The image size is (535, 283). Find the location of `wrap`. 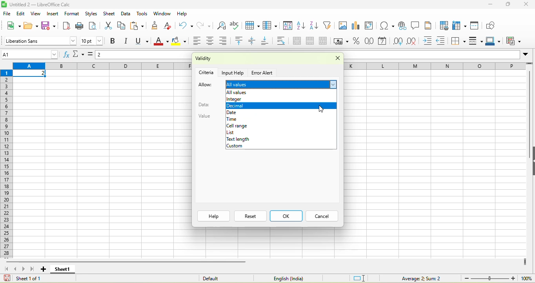

wrap is located at coordinates (284, 41).